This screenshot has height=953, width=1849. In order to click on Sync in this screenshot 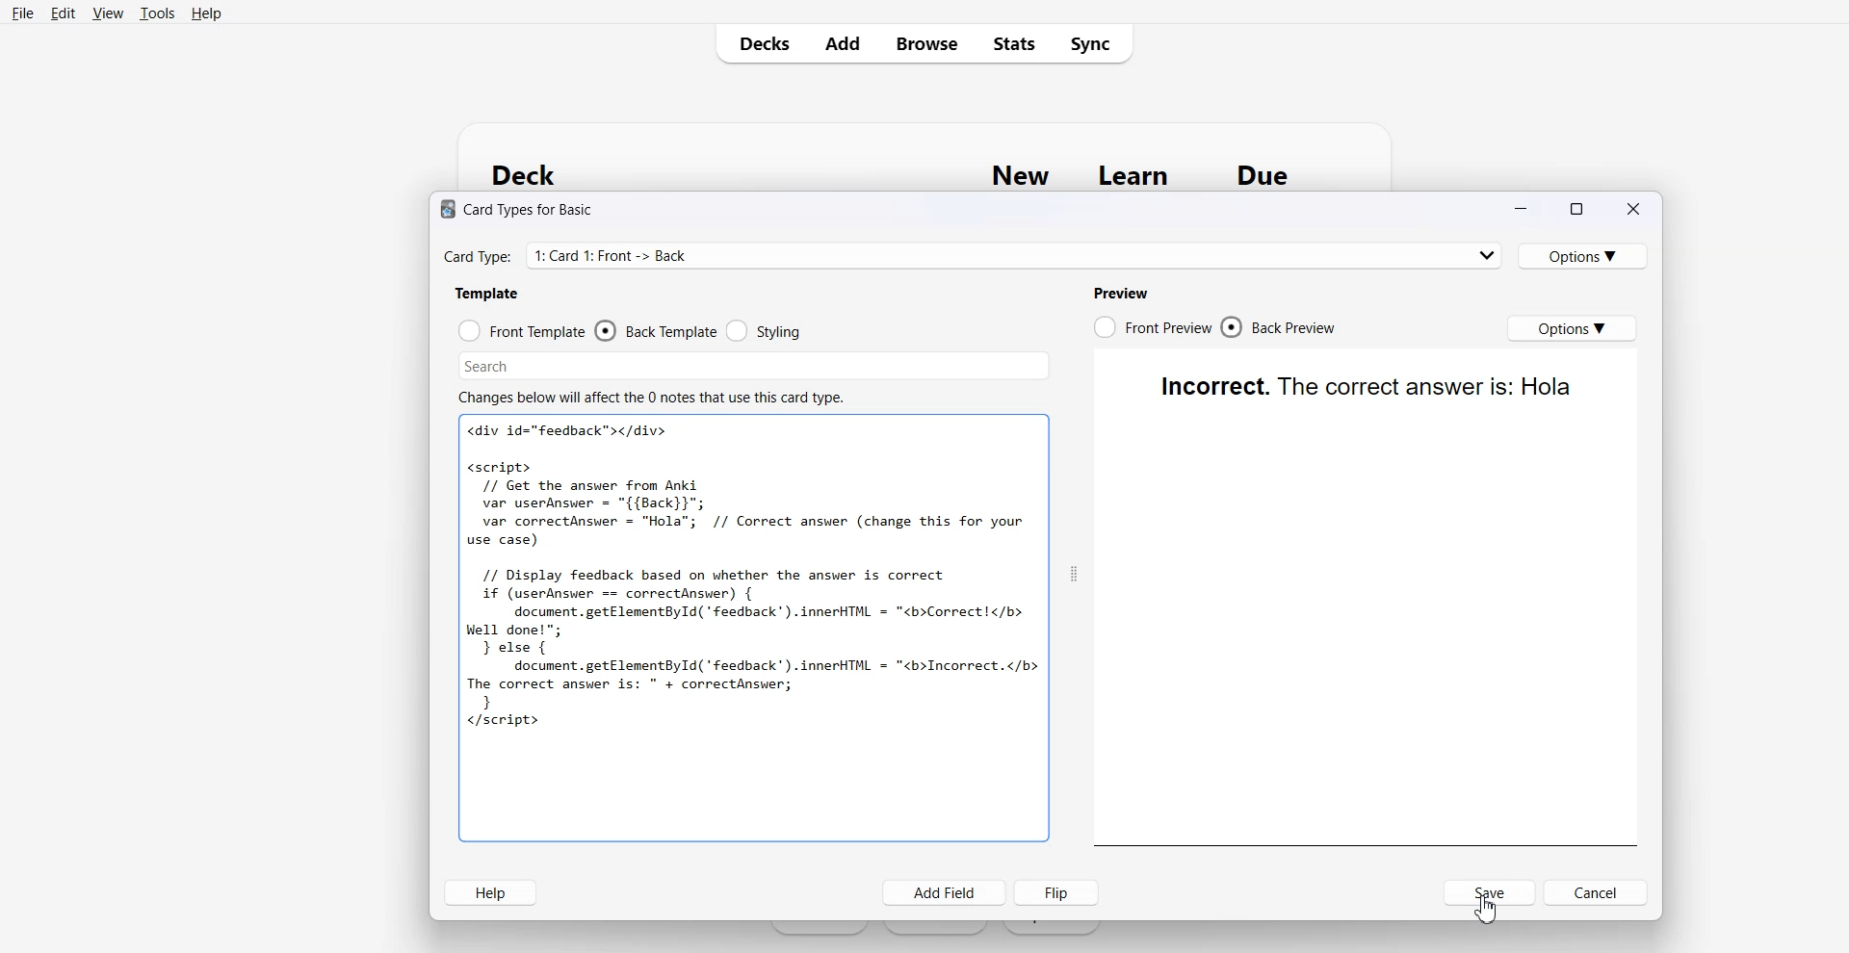, I will do `click(1094, 42)`.